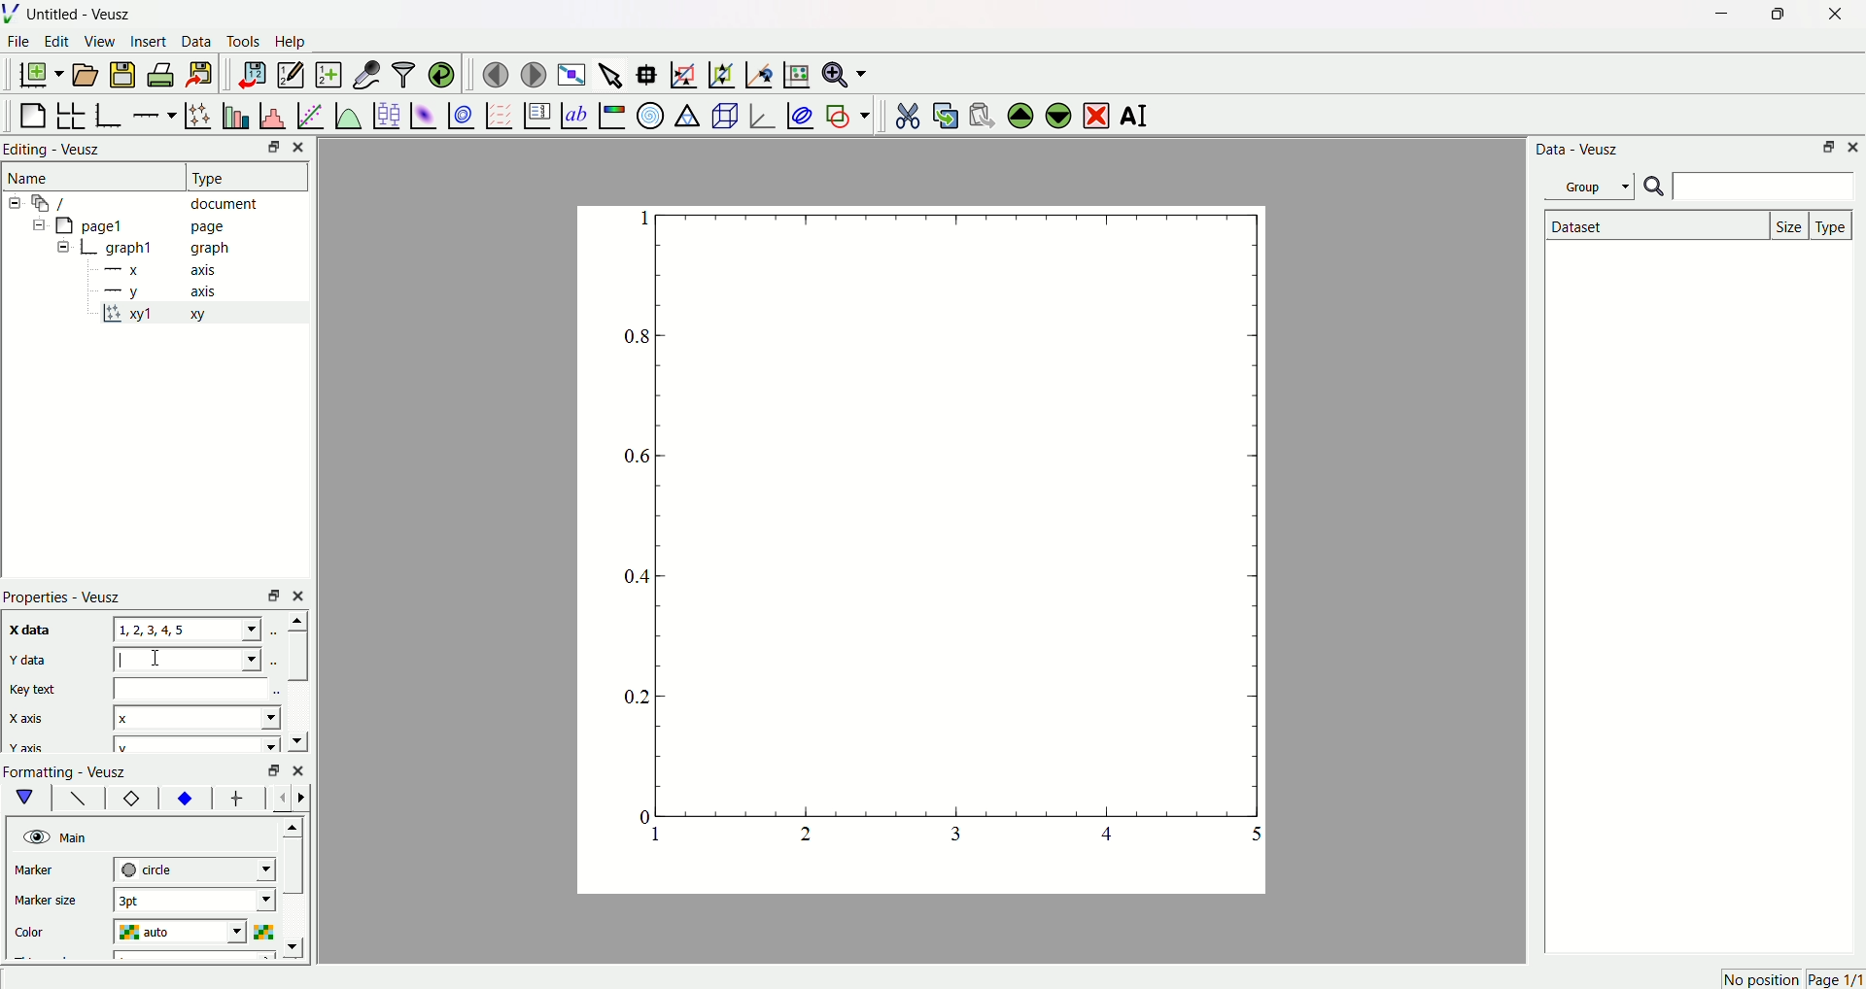 The width and height of the screenshot is (1866, 989). Describe the element at coordinates (572, 72) in the screenshot. I see `view plot full screen` at that location.